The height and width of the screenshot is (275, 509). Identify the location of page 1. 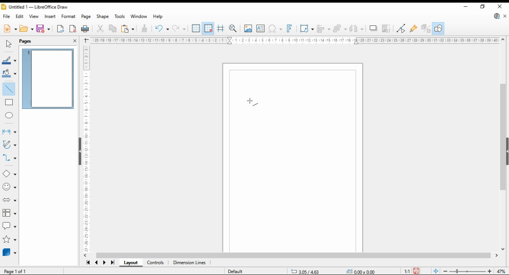
(49, 79).